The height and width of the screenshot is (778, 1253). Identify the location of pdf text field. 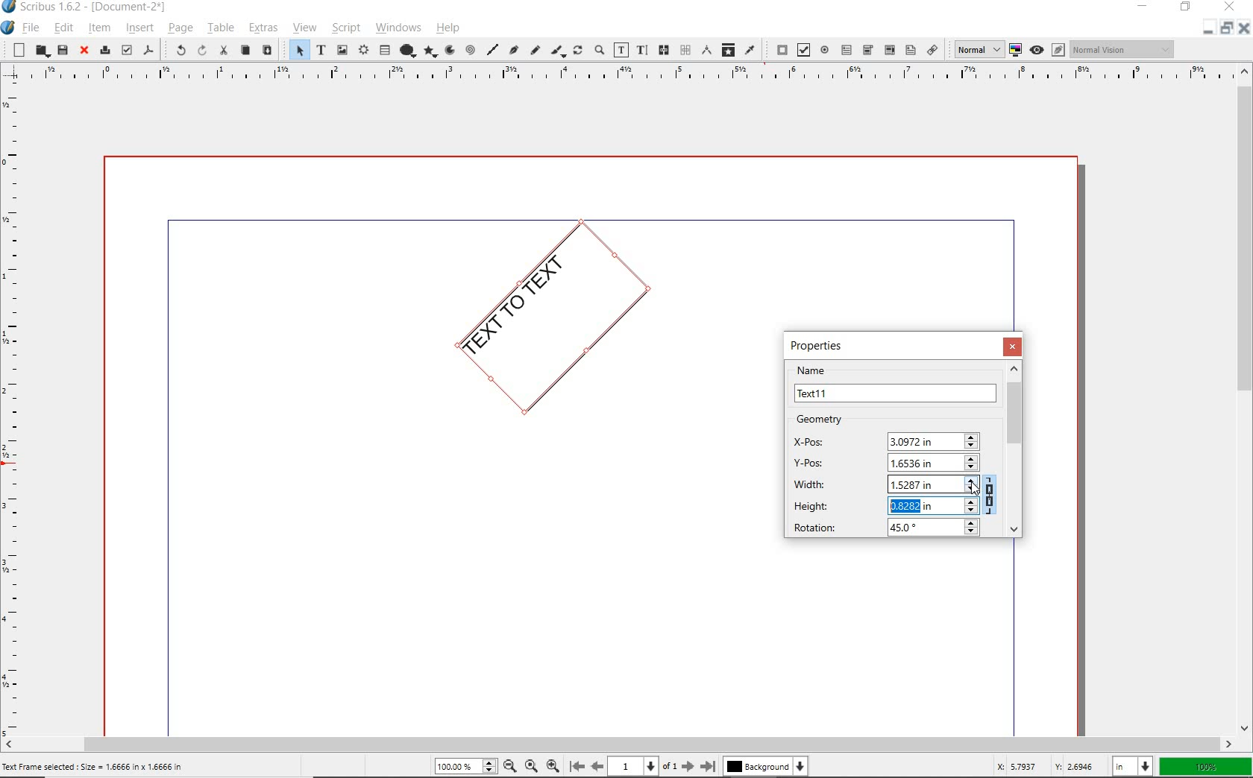
(847, 49).